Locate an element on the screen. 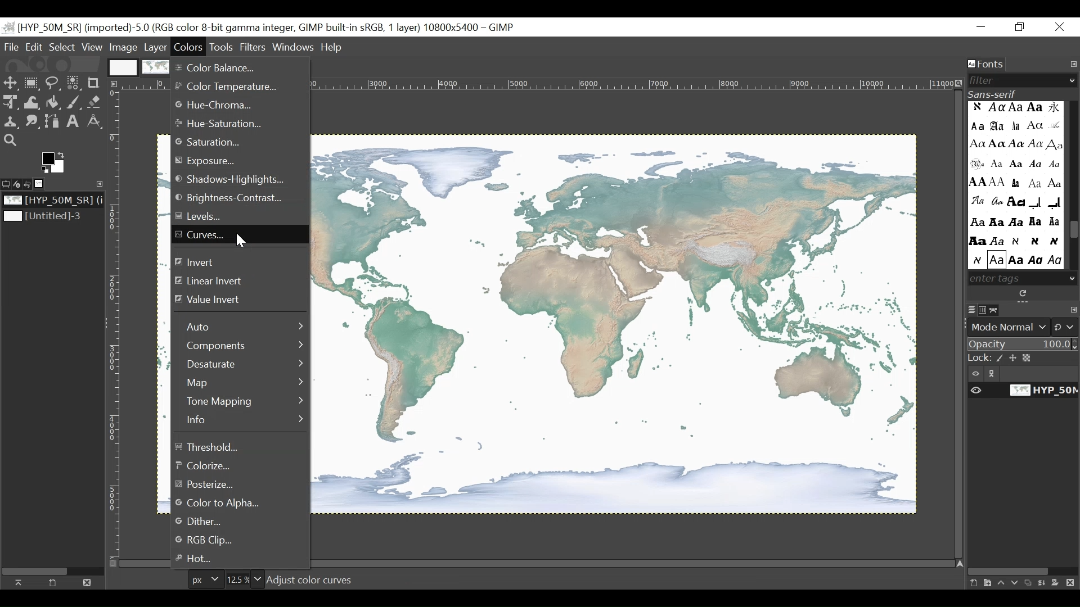  Help is located at coordinates (332, 48).